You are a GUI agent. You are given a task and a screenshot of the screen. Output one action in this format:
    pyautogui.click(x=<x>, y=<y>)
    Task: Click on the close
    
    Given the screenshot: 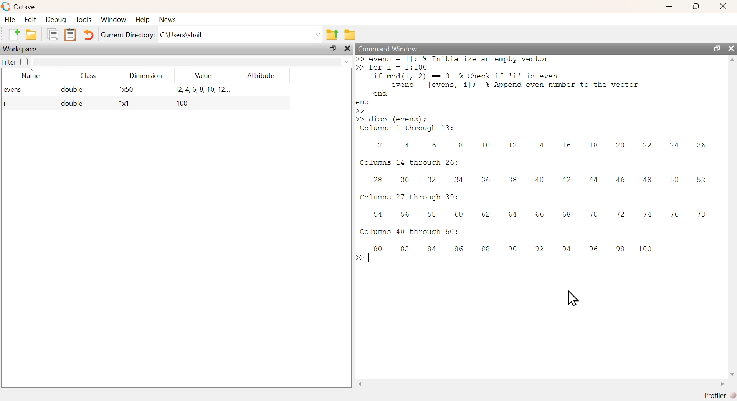 What is the action you would take?
    pyautogui.click(x=724, y=6)
    